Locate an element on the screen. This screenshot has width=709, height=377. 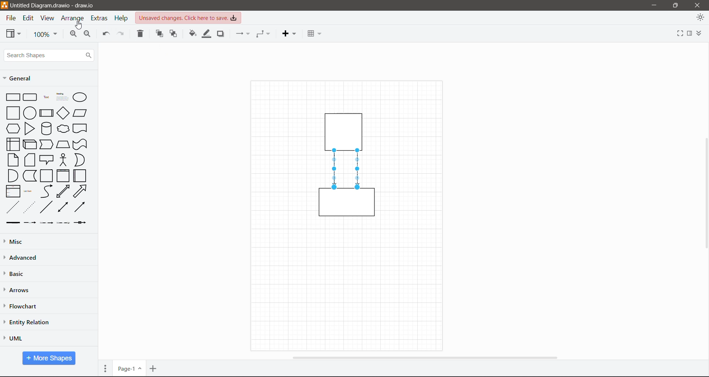
curve is located at coordinates (47, 191).